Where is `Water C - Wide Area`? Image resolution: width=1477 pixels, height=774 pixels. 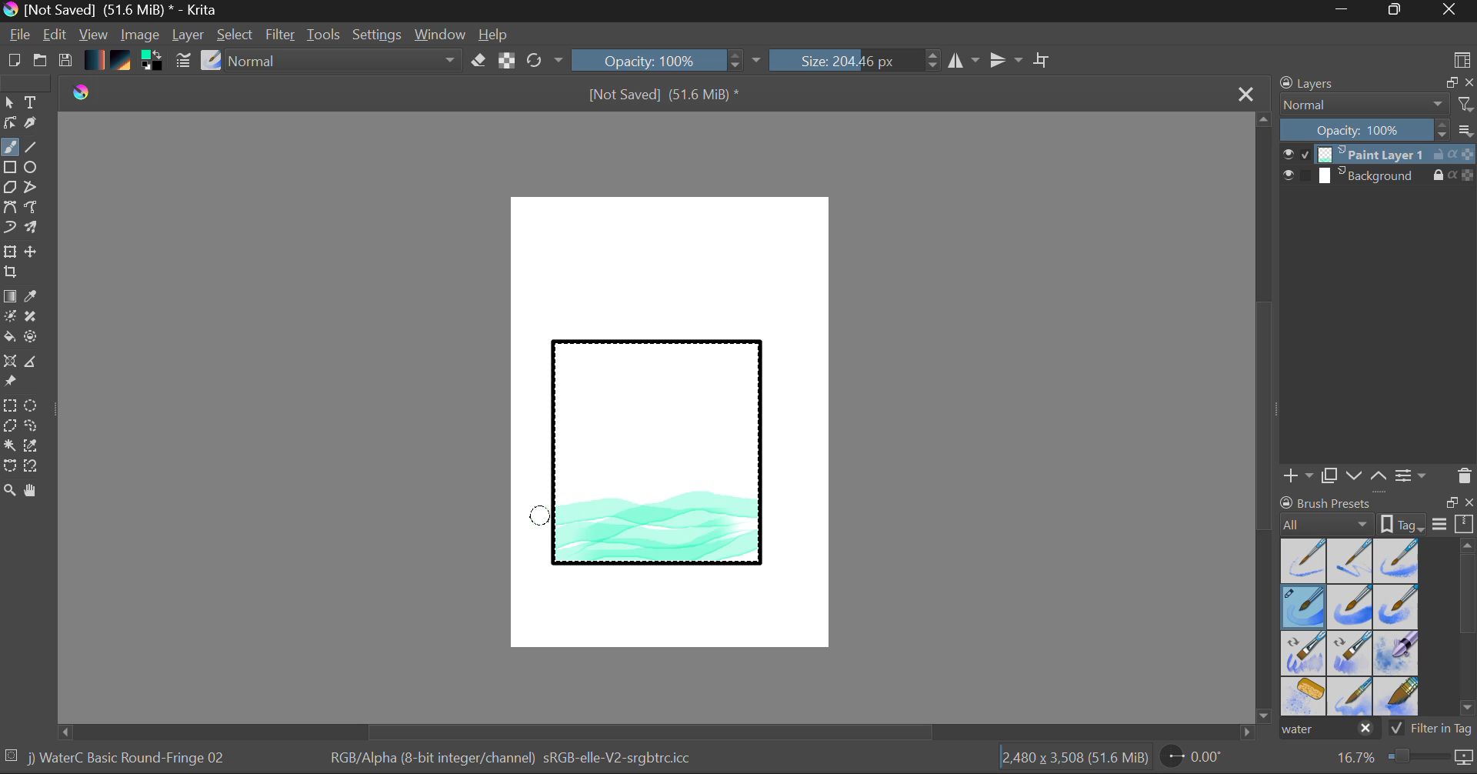 Water C - Wide Area is located at coordinates (1399, 697).